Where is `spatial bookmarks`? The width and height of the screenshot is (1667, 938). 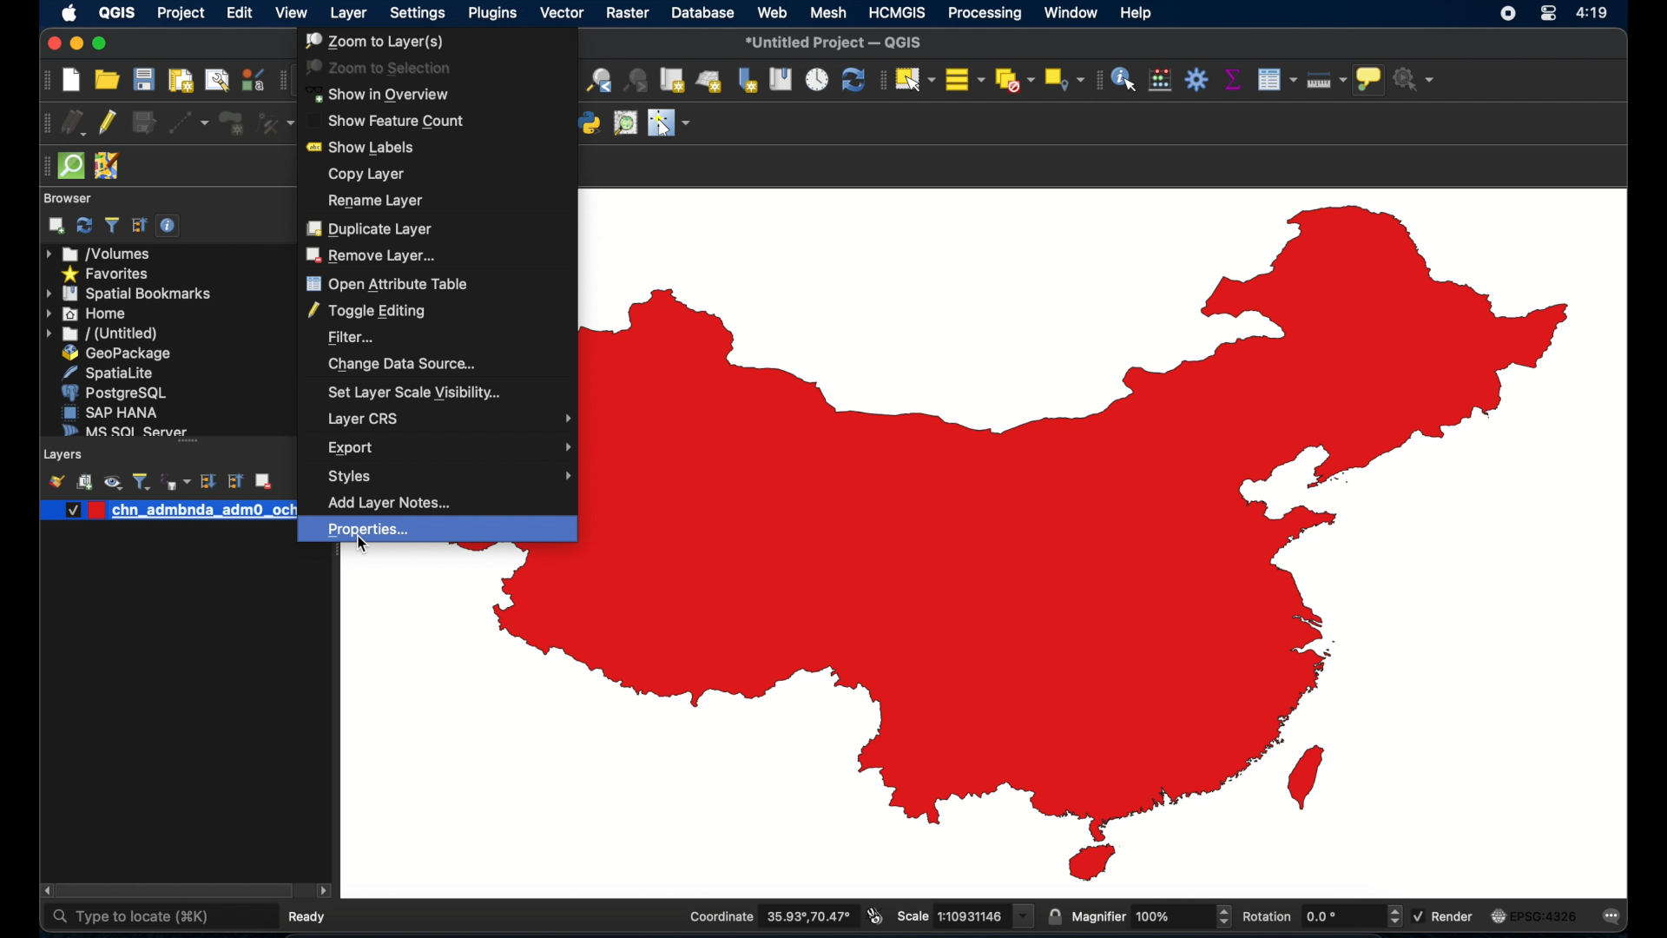
spatial bookmarks is located at coordinates (129, 294).